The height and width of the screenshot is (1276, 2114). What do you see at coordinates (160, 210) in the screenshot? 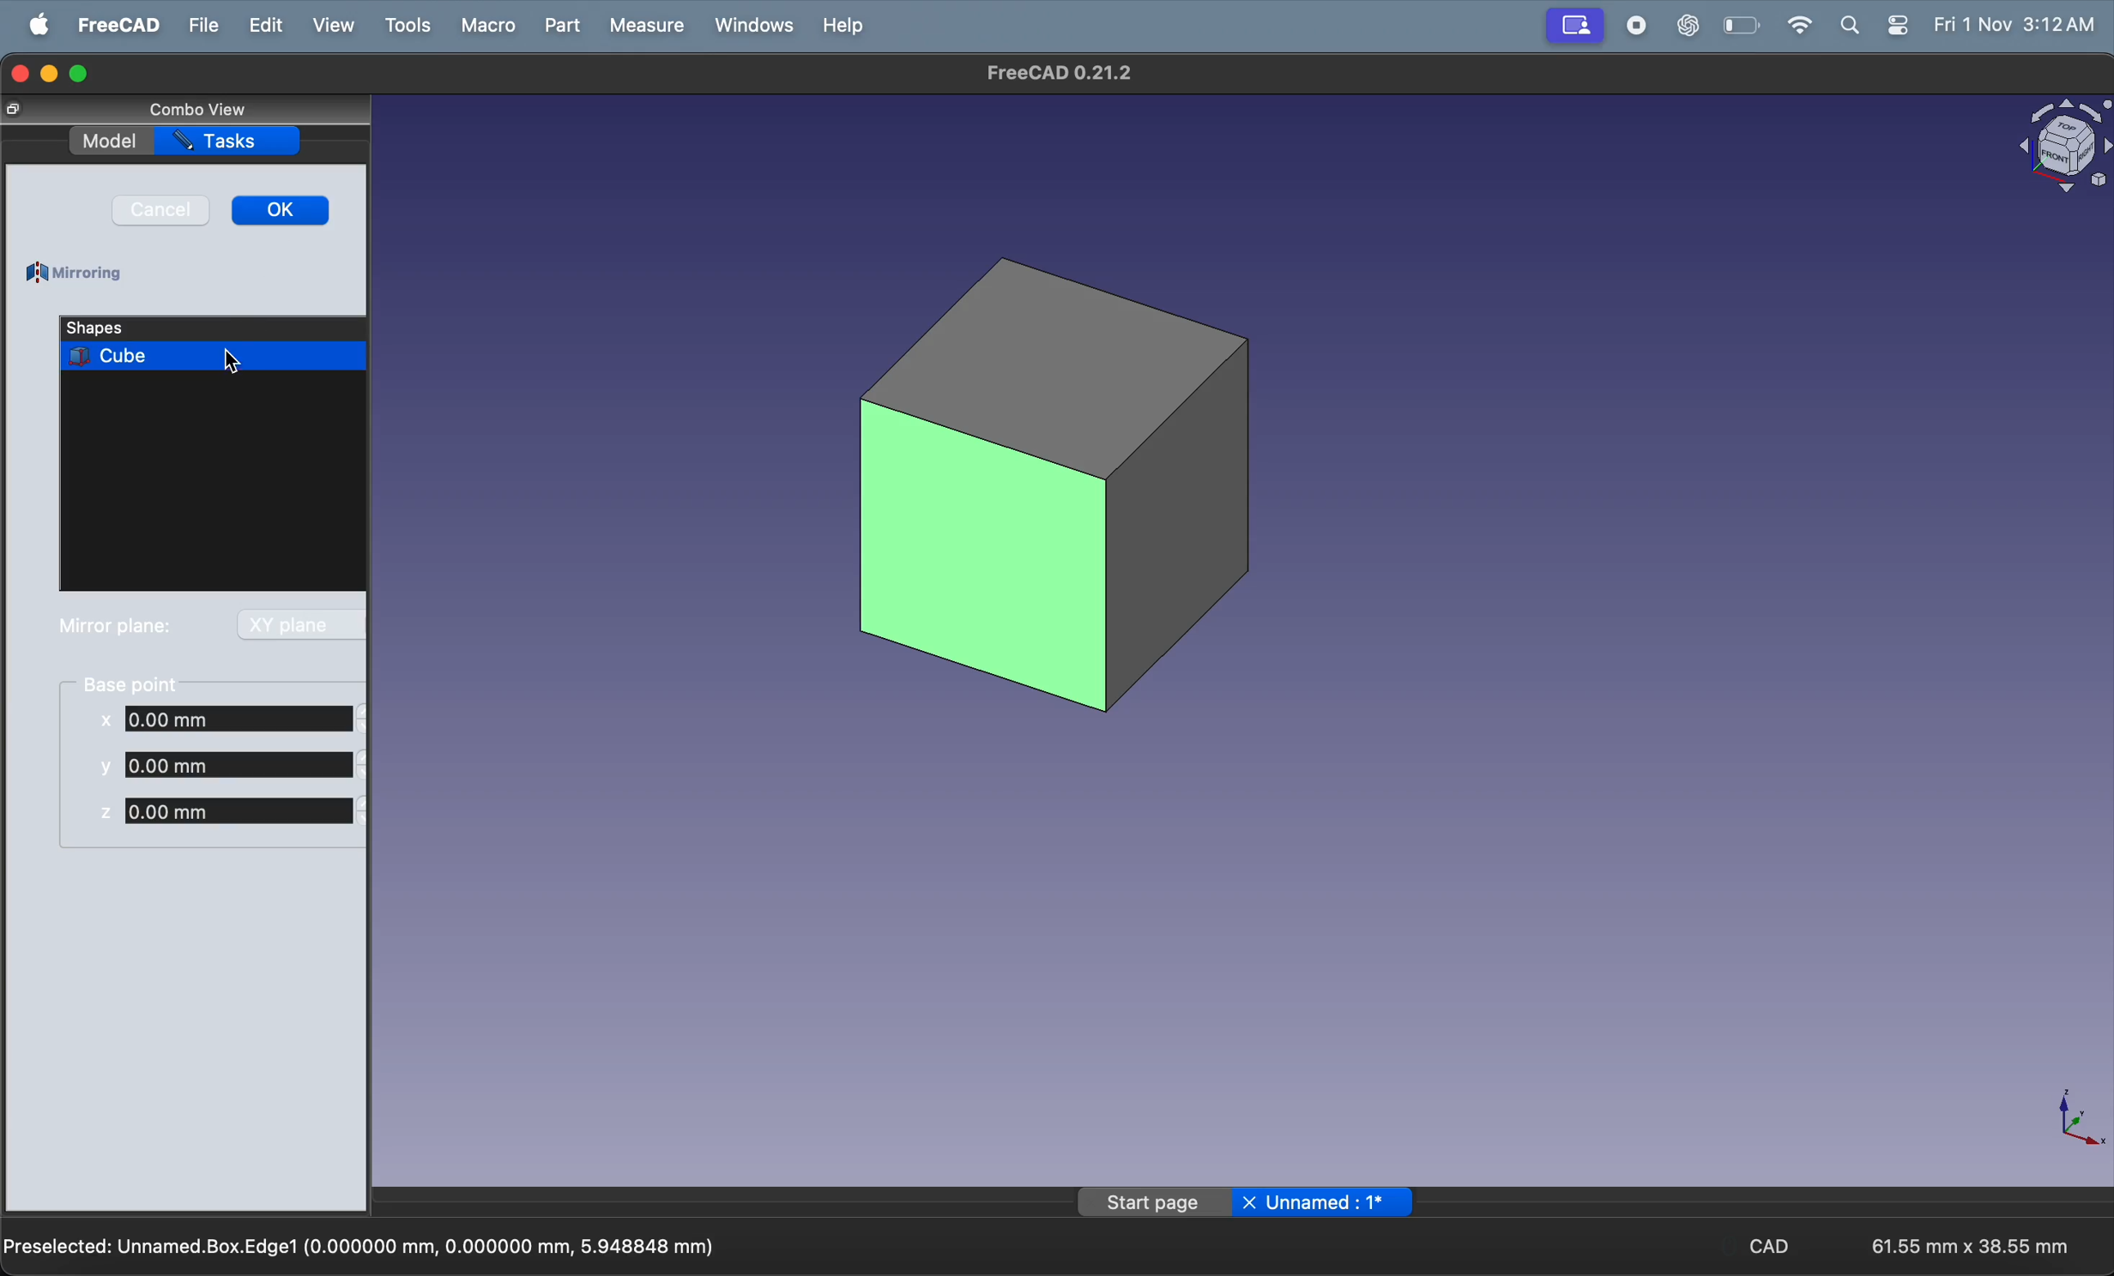
I see `cancel` at bounding box center [160, 210].